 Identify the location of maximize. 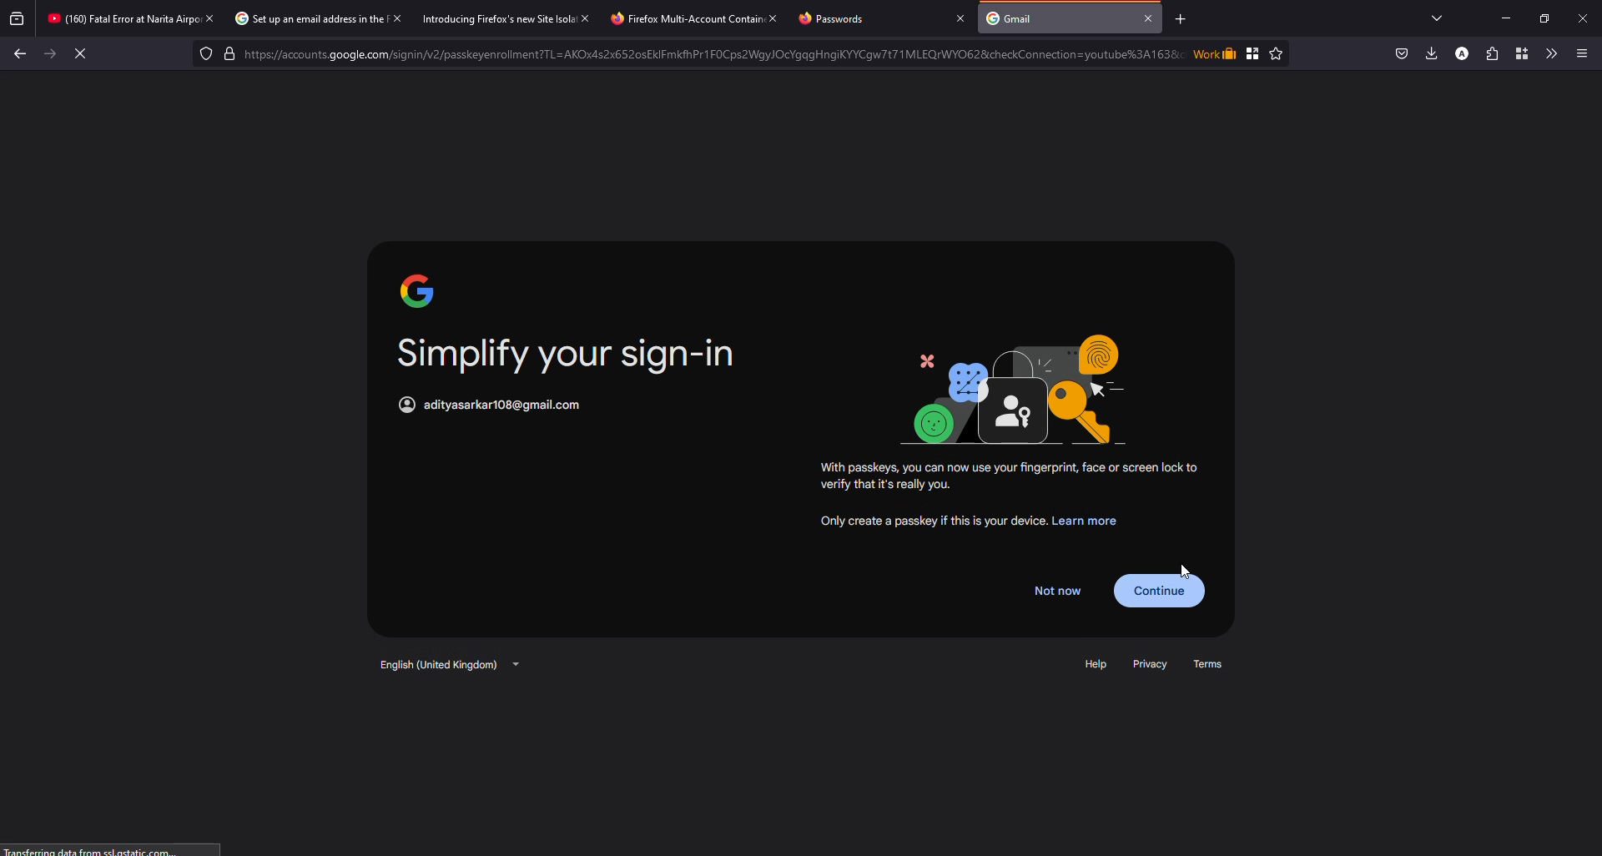
(1544, 16).